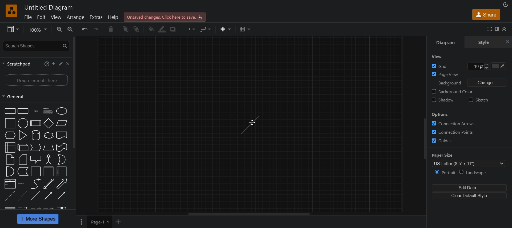  I want to click on style, so click(483, 42).